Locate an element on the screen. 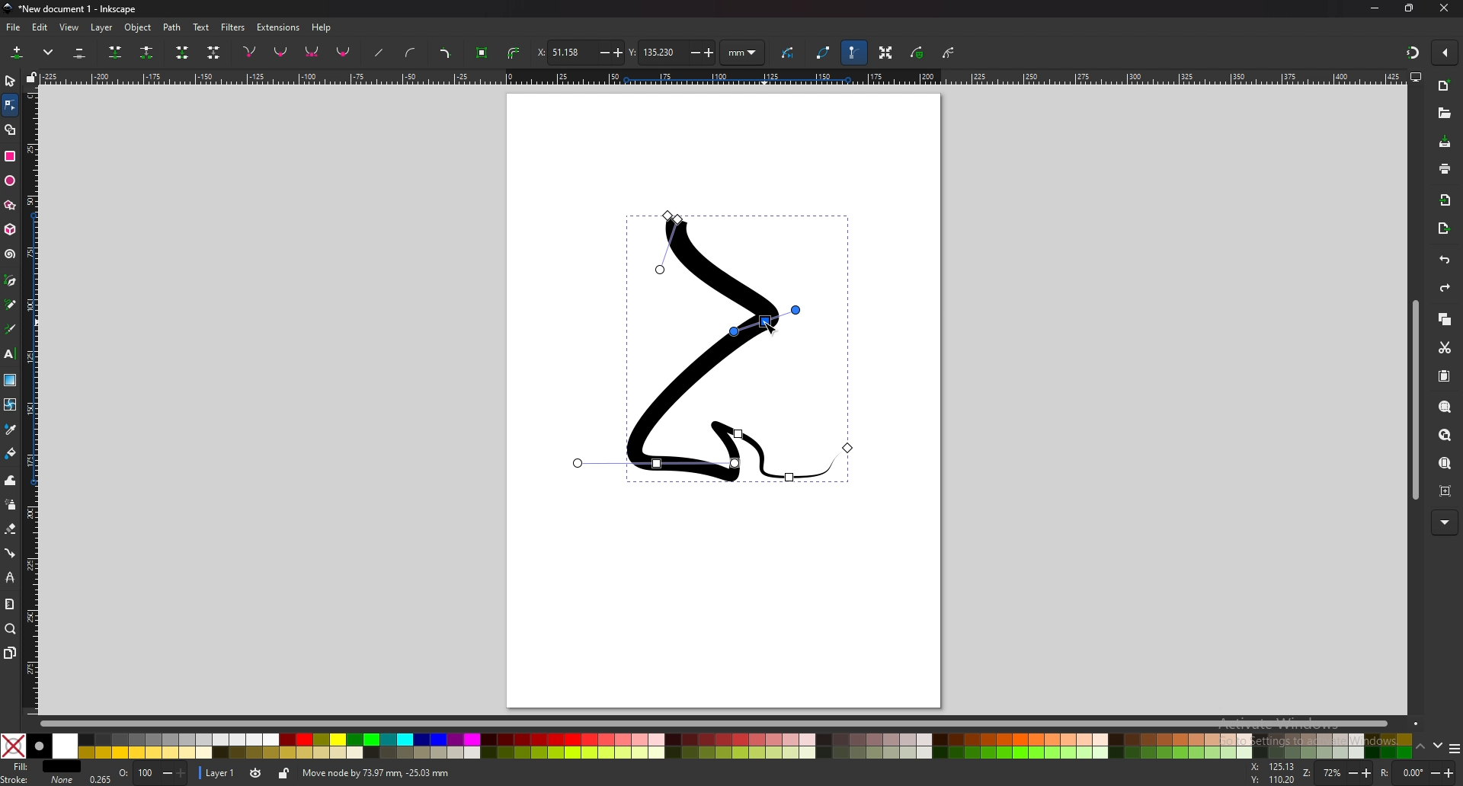  vertical scale is located at coordinates (30, 400).